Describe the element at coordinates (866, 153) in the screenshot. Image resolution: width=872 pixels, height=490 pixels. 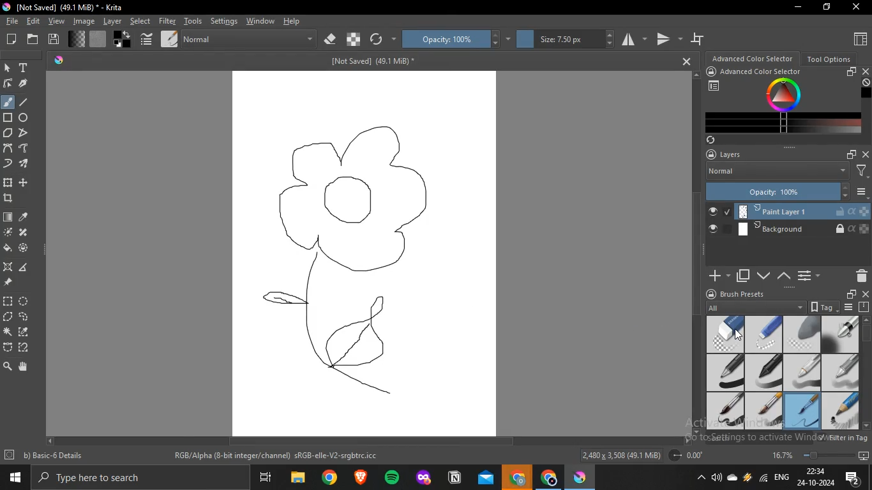
I see `close` at that location.